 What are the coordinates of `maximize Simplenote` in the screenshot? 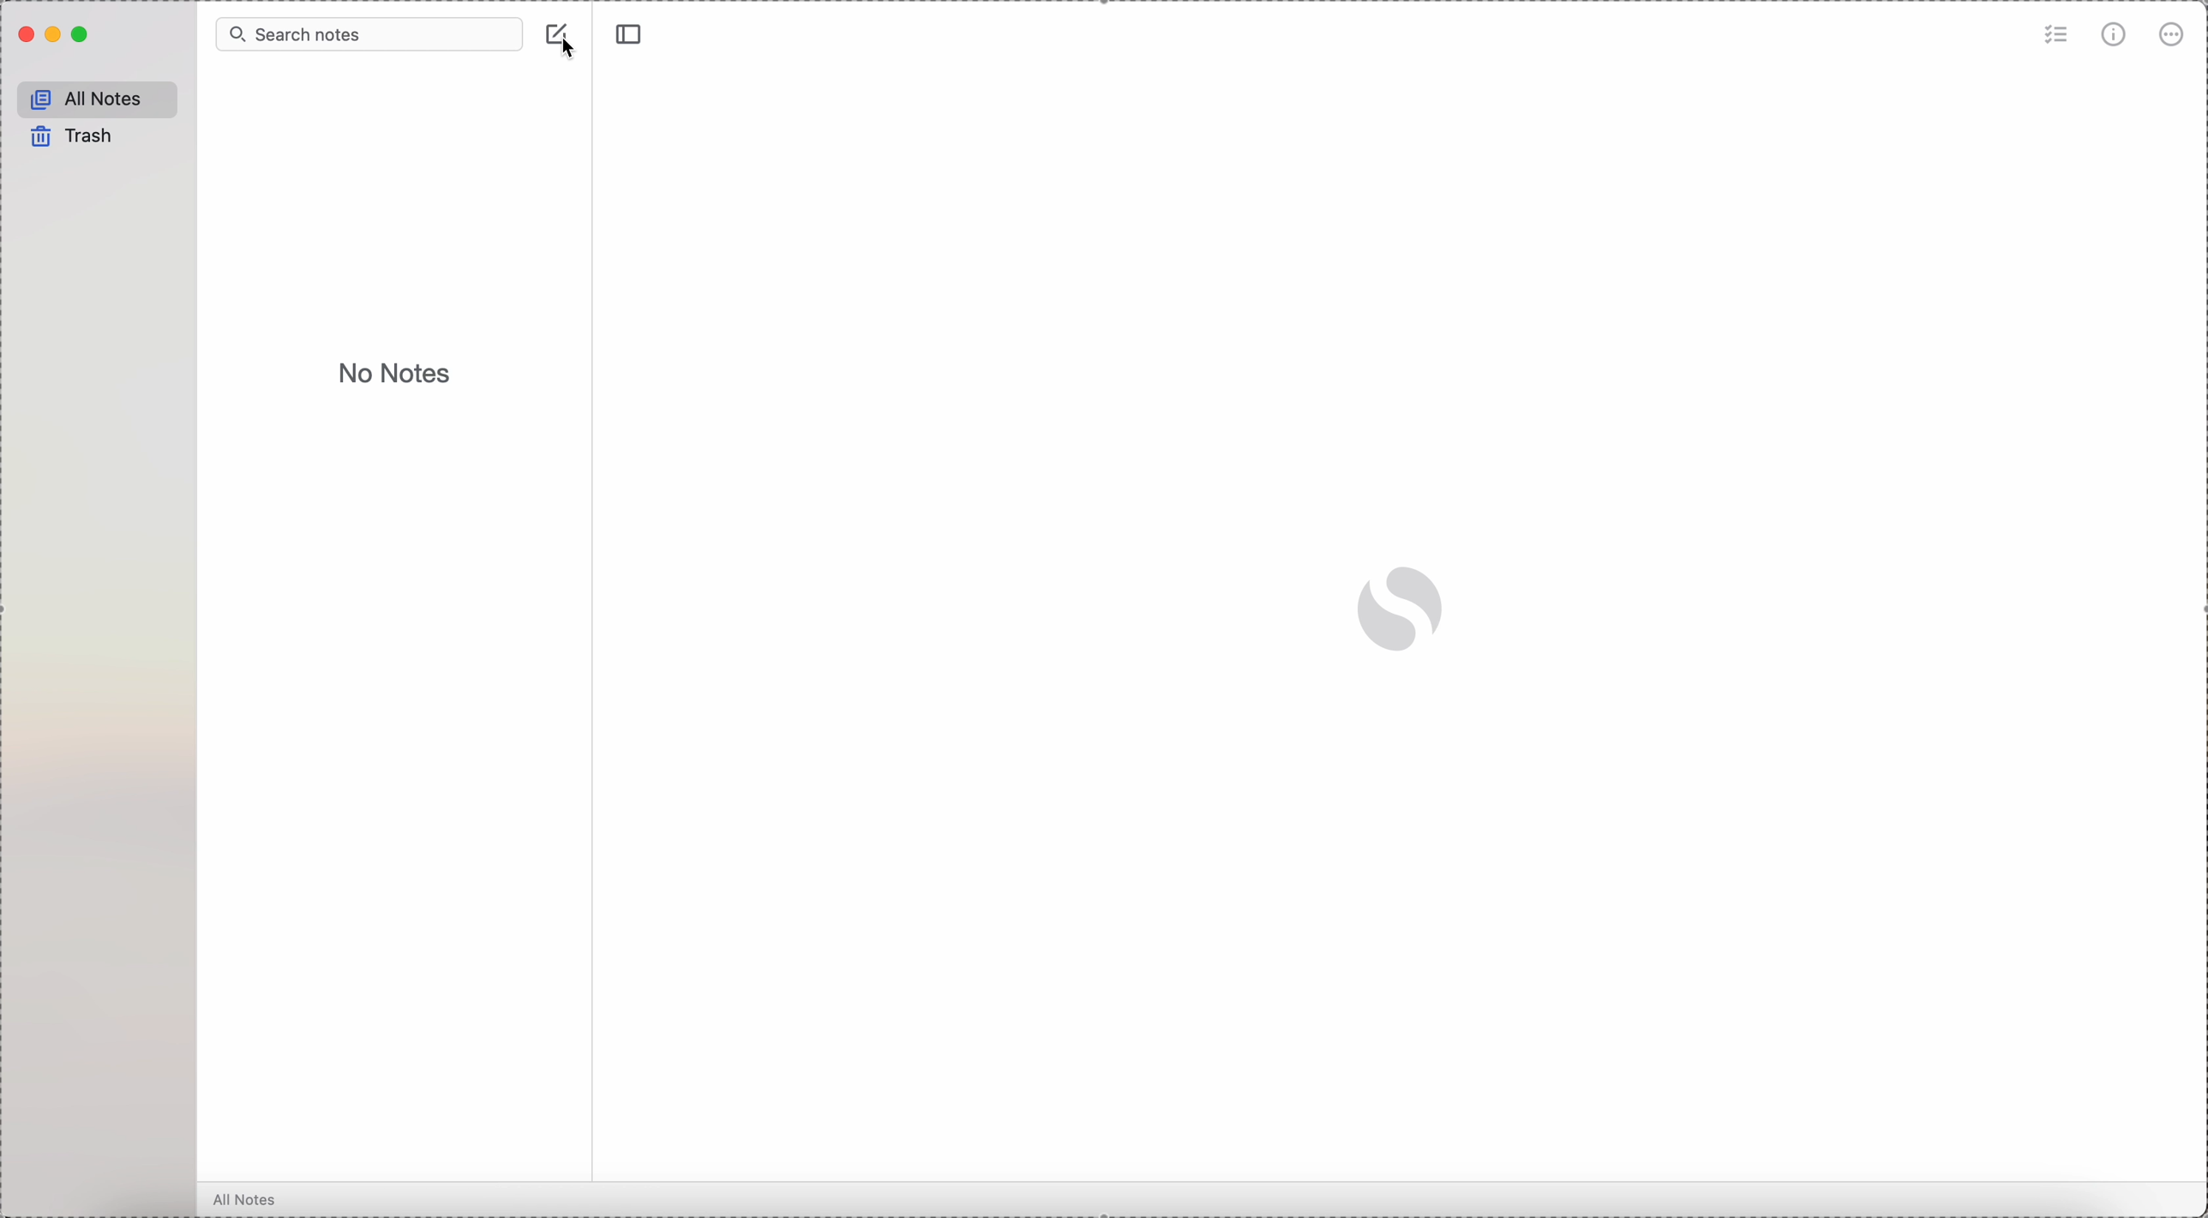 It's located at (83, 34).